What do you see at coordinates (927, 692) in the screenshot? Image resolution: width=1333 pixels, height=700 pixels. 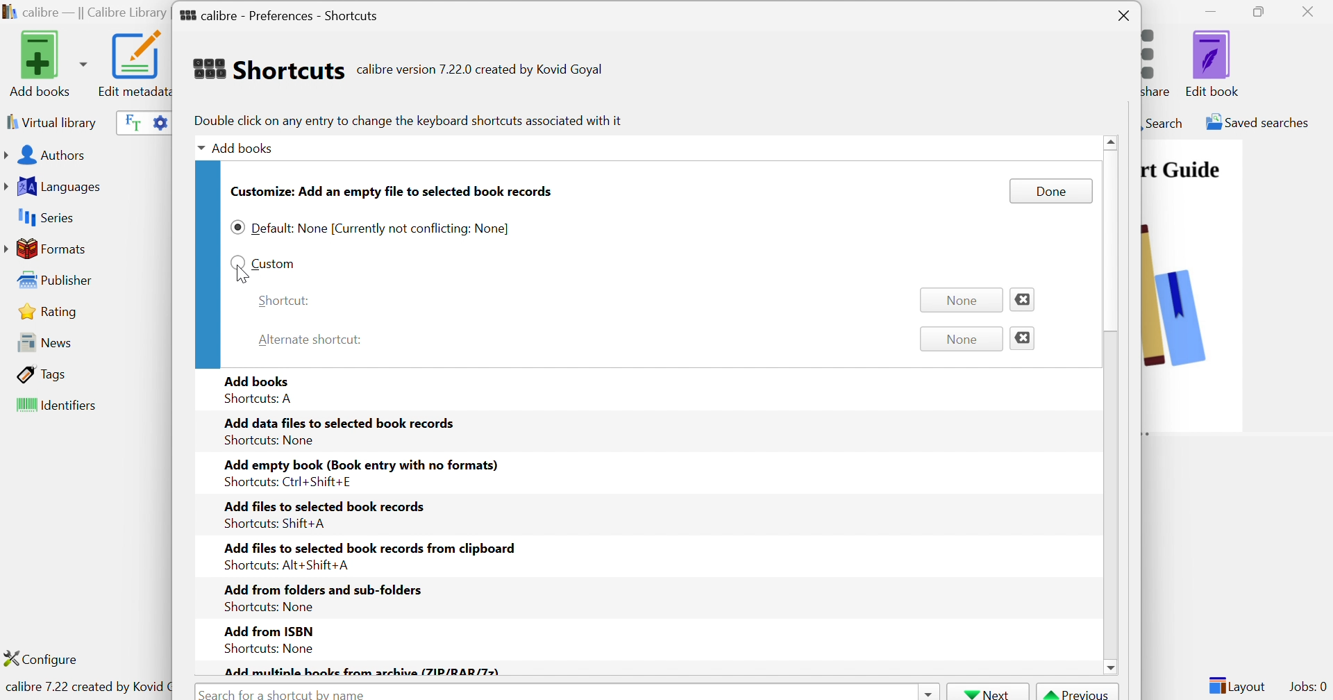 I see `Drop Down` at bounding box center [927, 692].